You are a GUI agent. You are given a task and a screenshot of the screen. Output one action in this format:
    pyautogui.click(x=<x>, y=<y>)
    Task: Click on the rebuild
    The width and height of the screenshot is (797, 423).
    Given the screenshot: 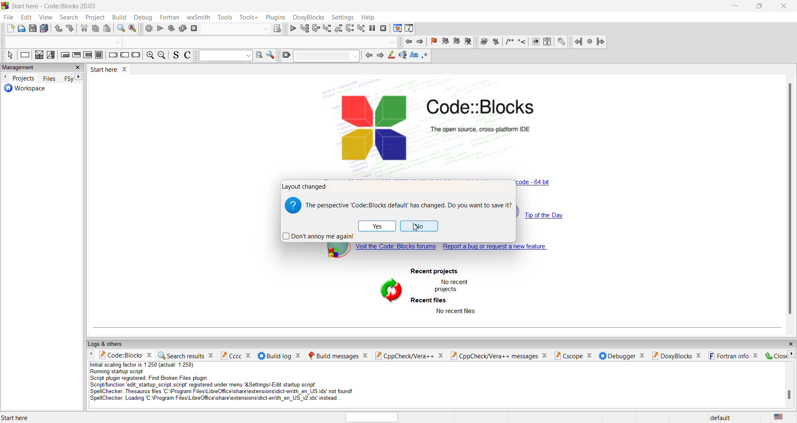 What is the action you would take?
    pyautogui.click(x=183, y=29)
    